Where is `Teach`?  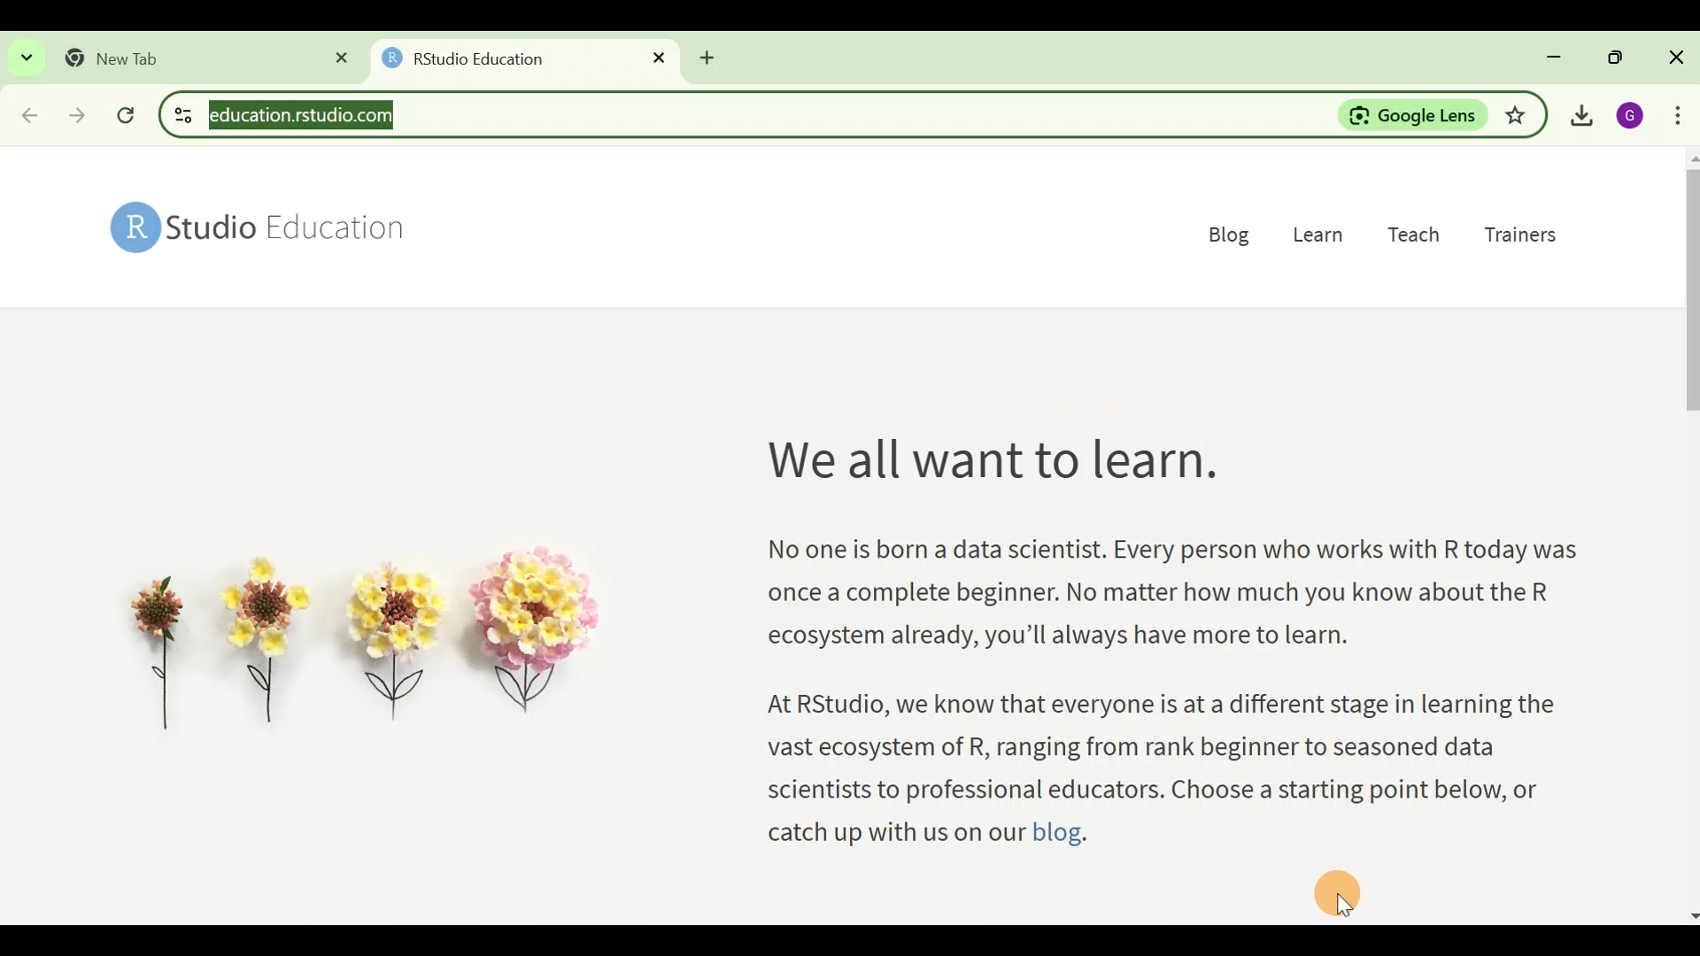
Teach is located at coordinates (1417, 238).